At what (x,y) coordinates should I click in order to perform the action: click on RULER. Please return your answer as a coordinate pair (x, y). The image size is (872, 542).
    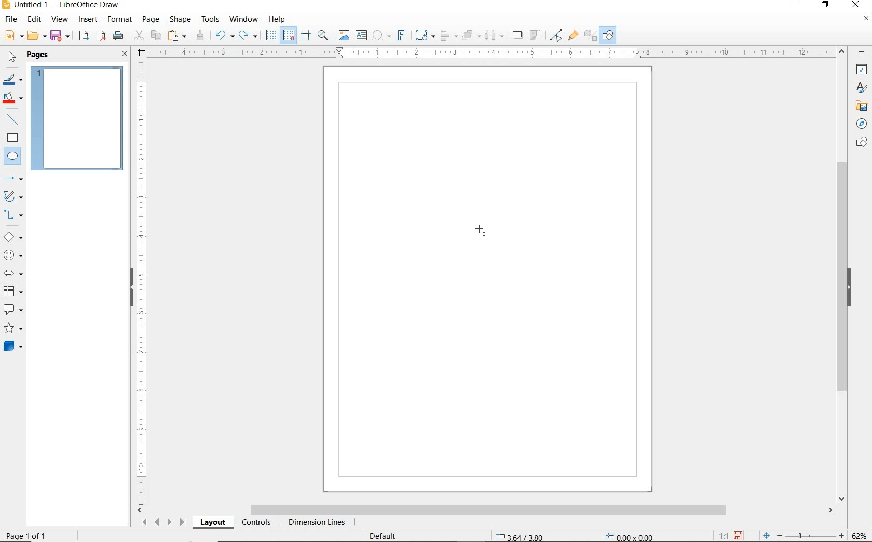
    Looking at the image, I should click on (492, 53).